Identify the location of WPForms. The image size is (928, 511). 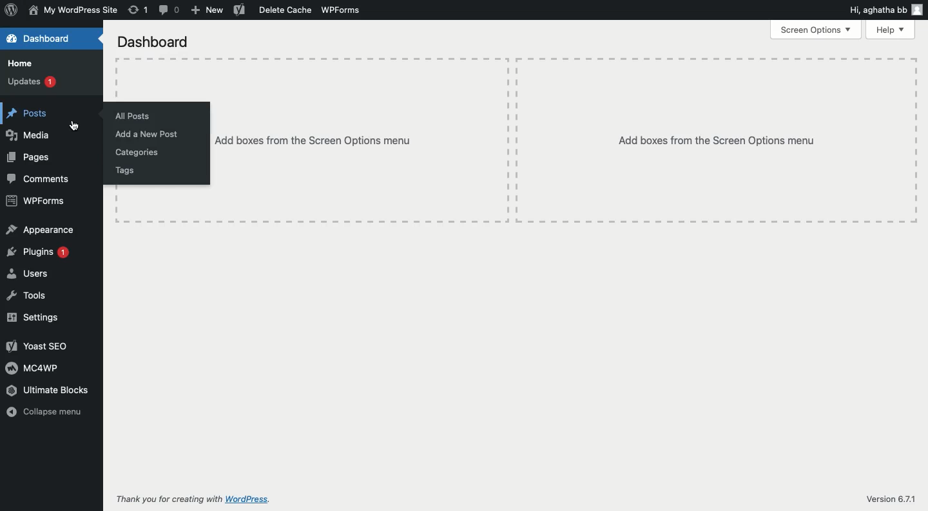
(342, 10).